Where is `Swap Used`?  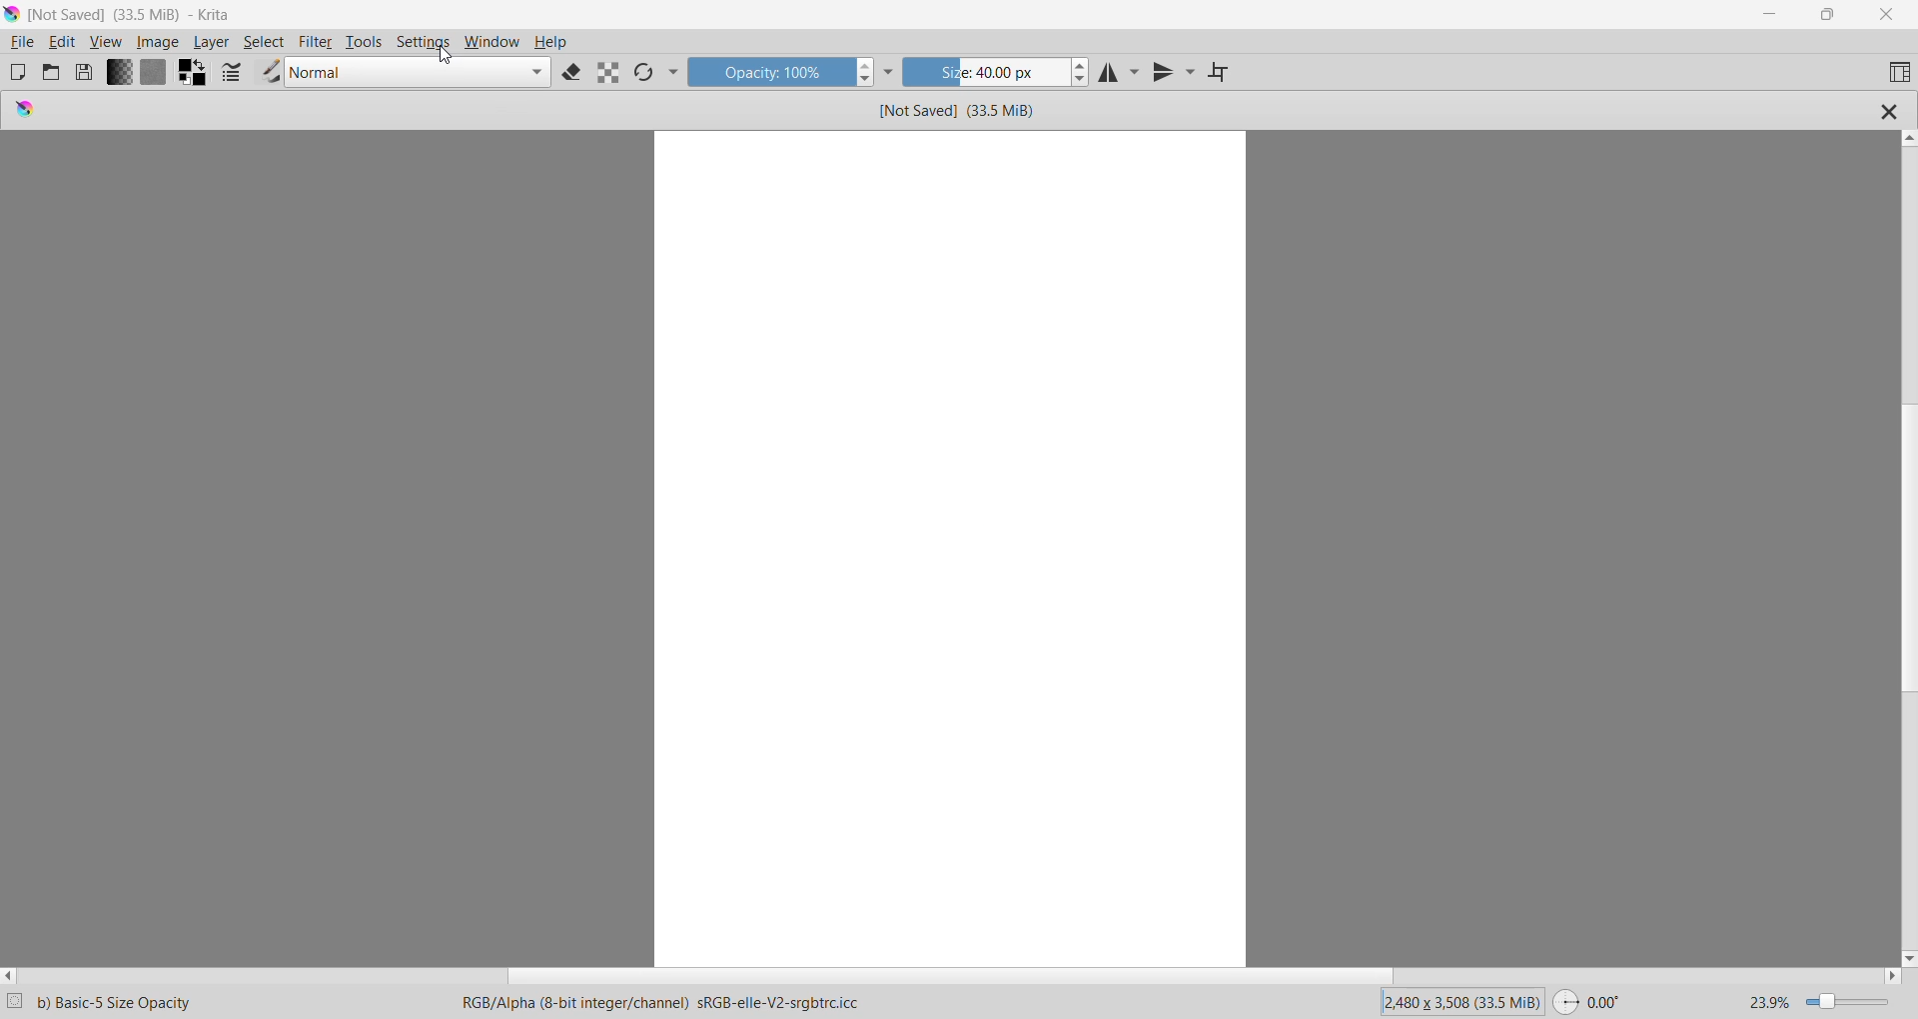
Swap Used is located at coordinates (1587, 1004).